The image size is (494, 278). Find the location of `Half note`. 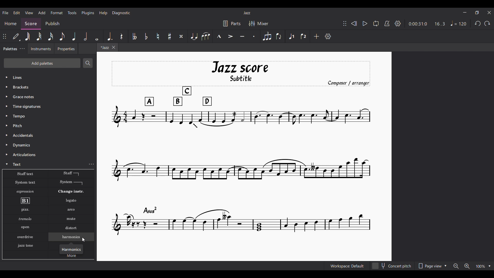

Half note is located at coordinates (86, 36).